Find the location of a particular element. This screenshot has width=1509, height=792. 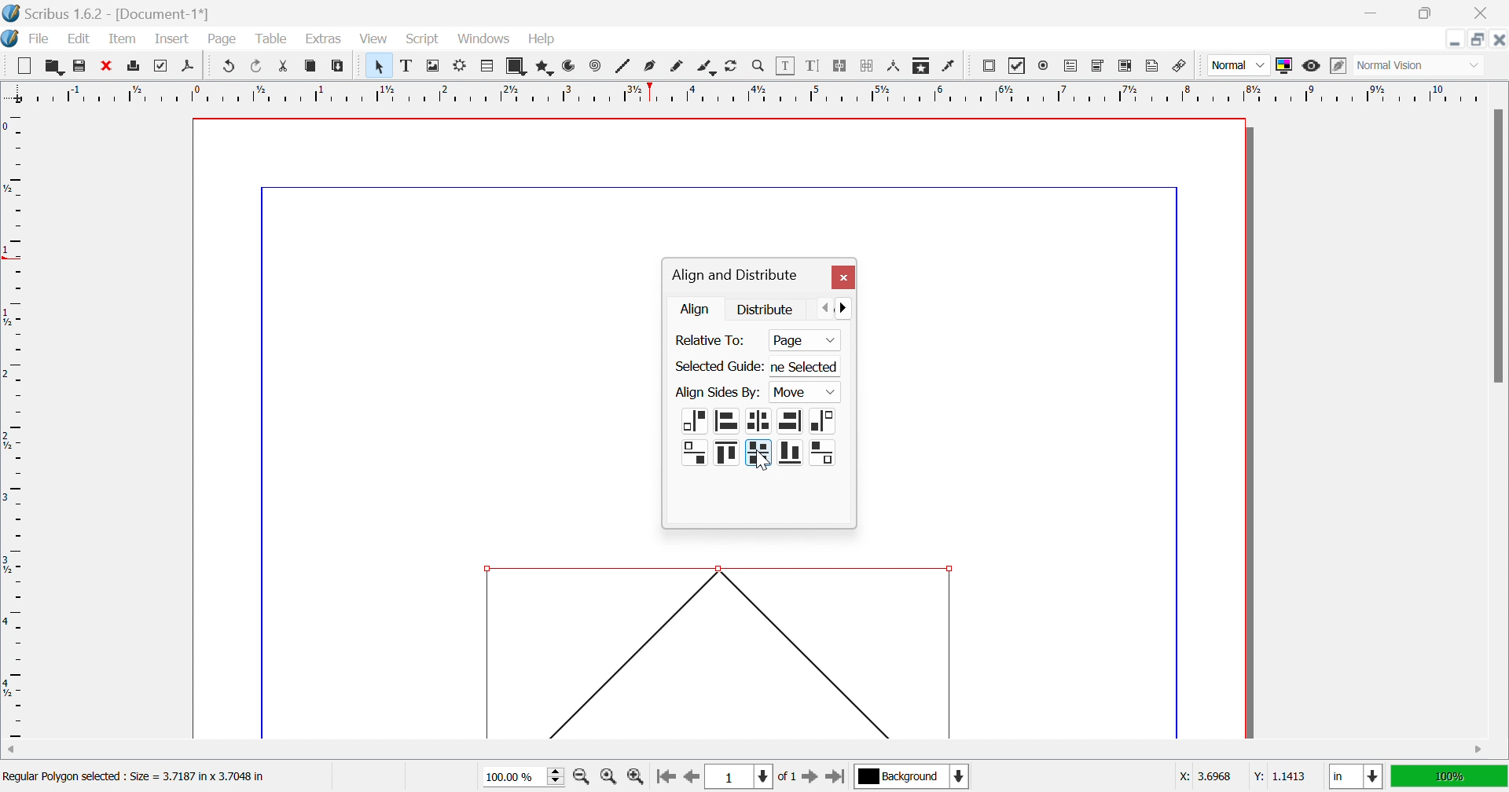

Select the image preview quality is located at coordinates (1238, 65).